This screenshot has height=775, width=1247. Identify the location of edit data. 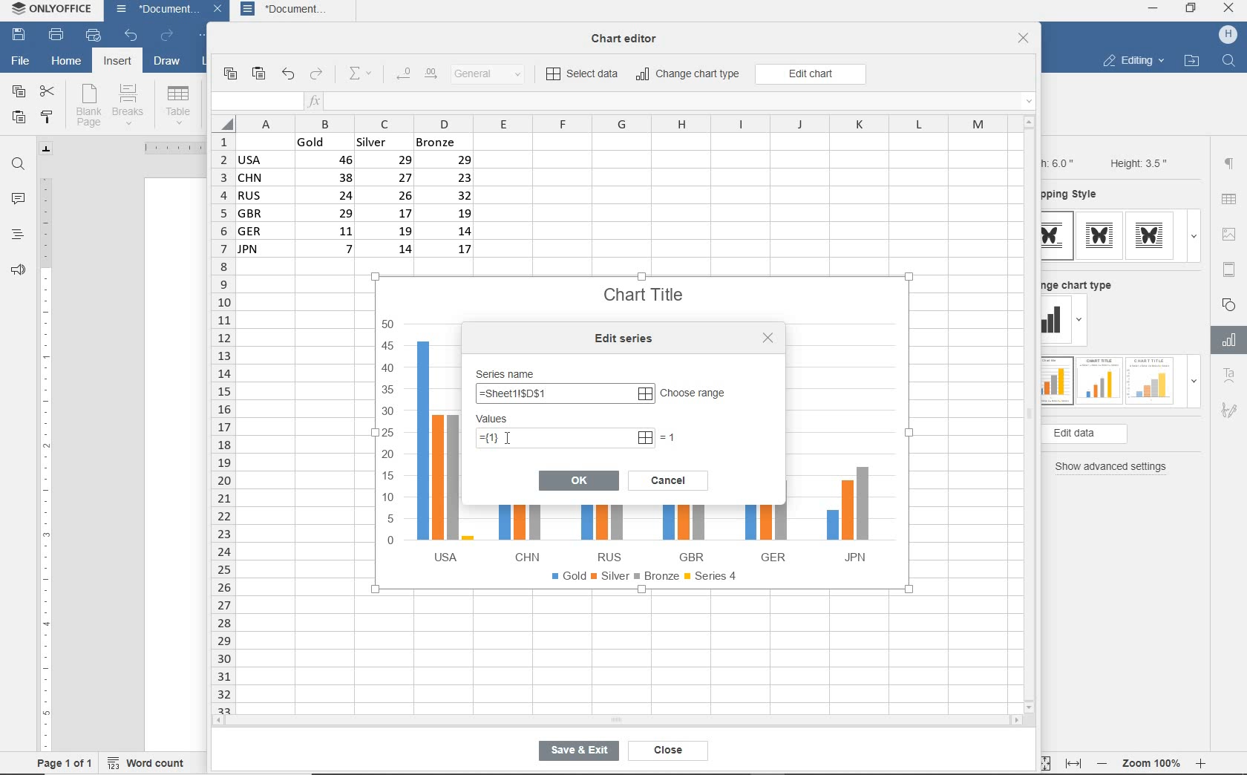
(1109, 434).